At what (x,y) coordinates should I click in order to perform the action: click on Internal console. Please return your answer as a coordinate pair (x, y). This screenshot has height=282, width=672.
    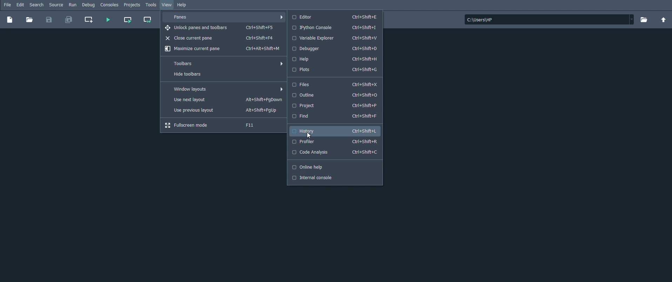
    Looking at the image, I should click on (335, 178).